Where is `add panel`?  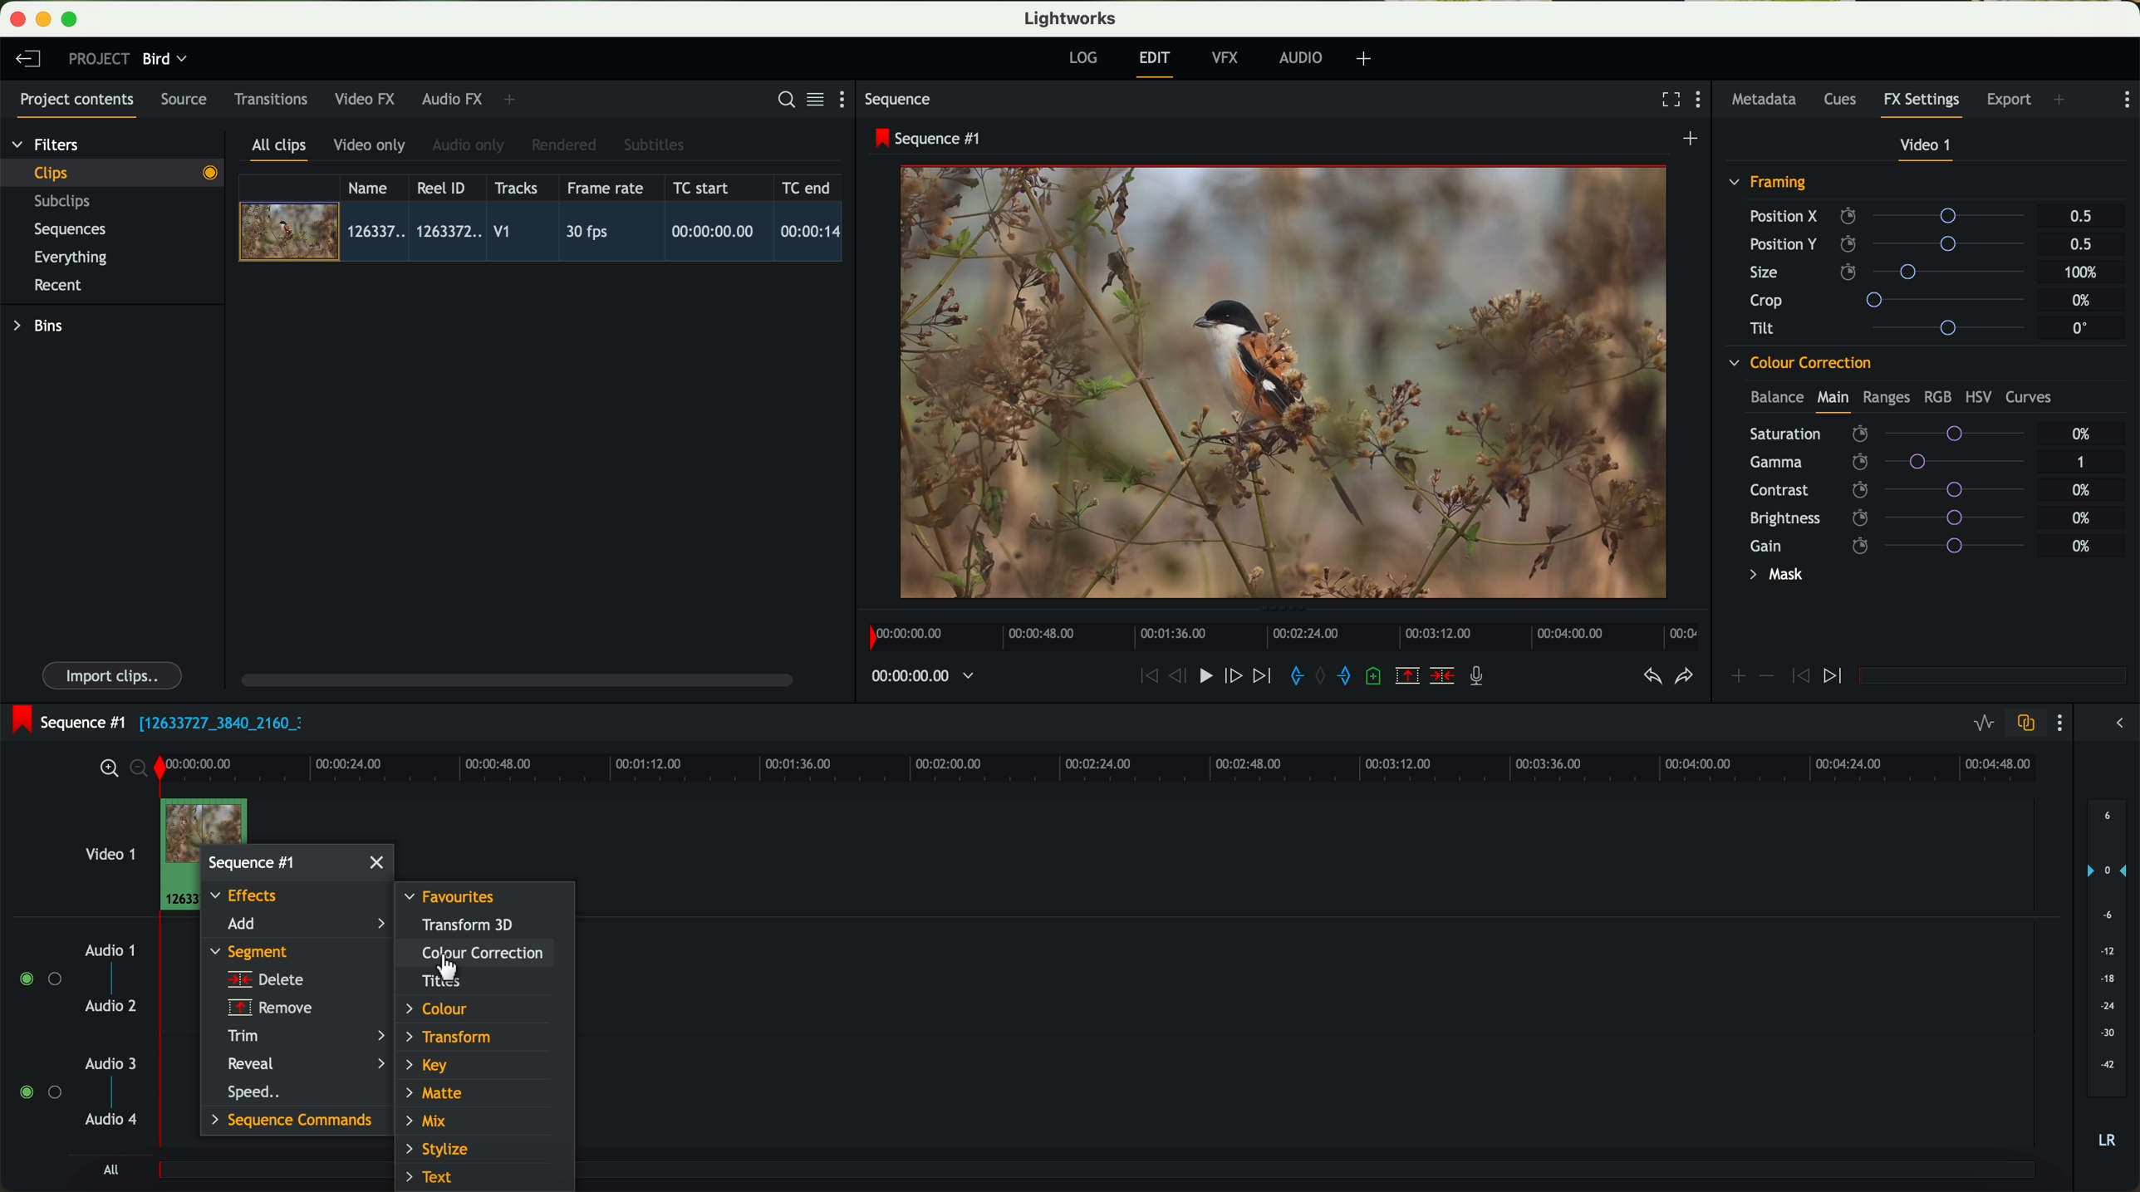
add panel is located at coordinates (513, 100).